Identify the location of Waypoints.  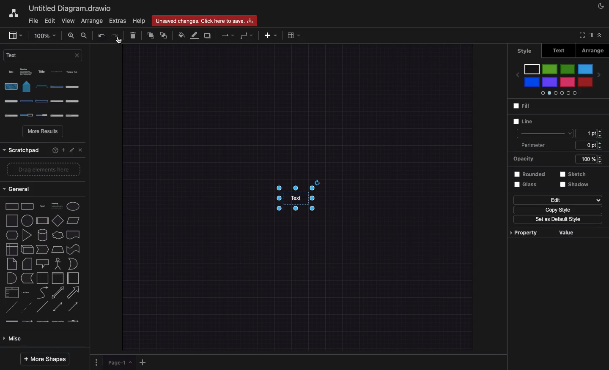
(247, 36).